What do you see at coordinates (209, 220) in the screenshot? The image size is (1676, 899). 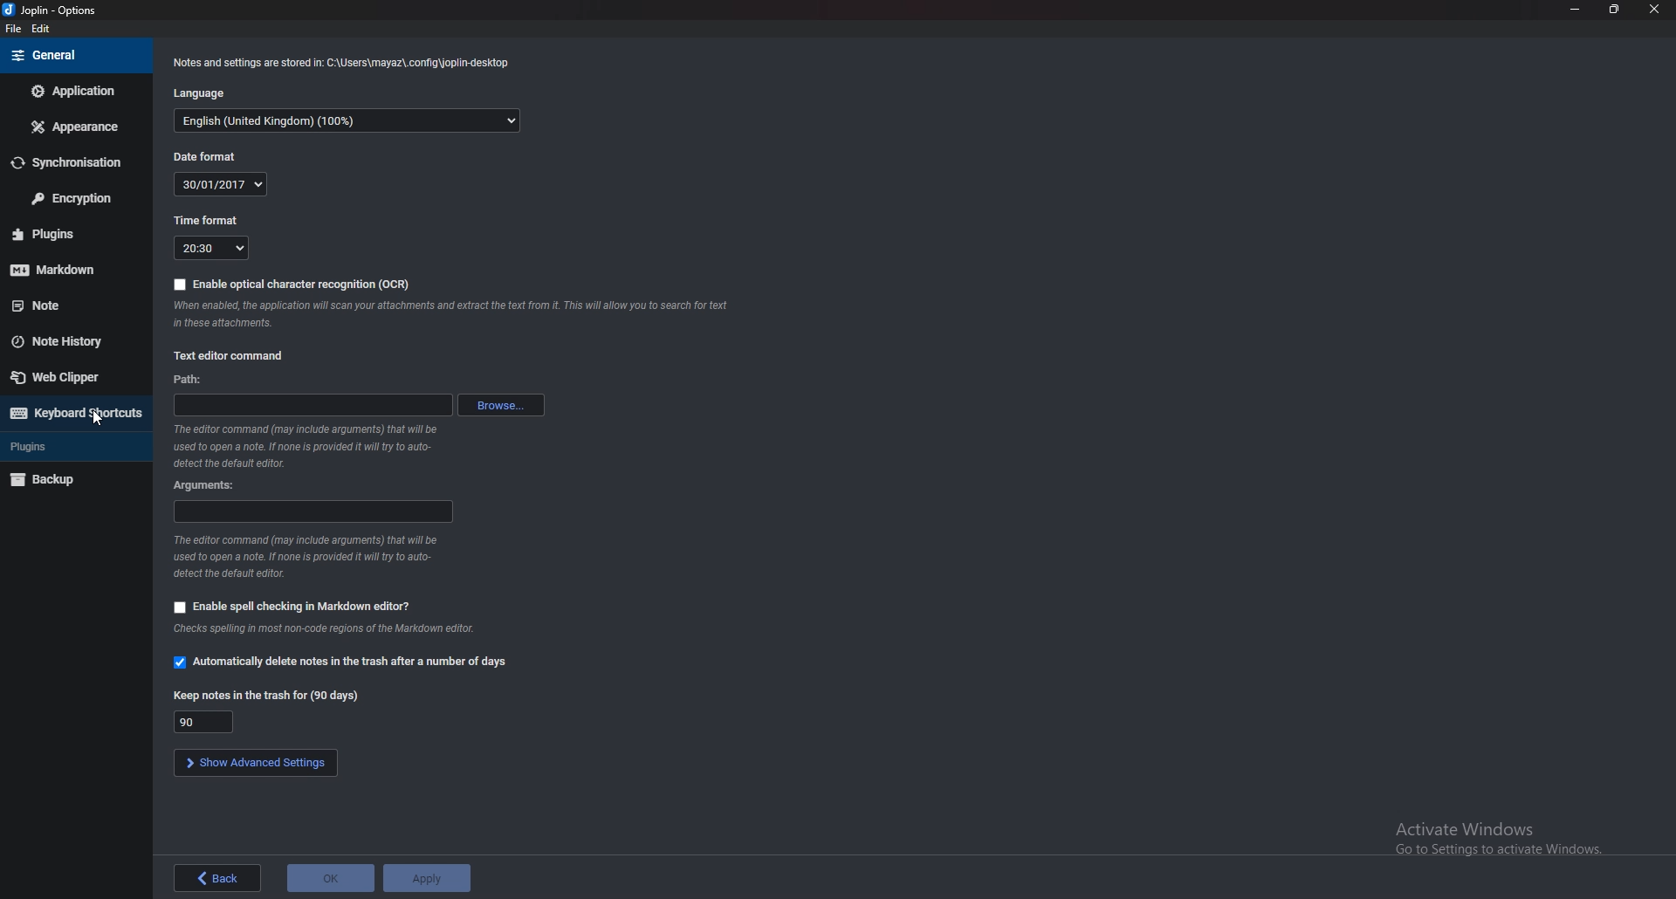 I see `Time format` at bounding box center [209, 220].